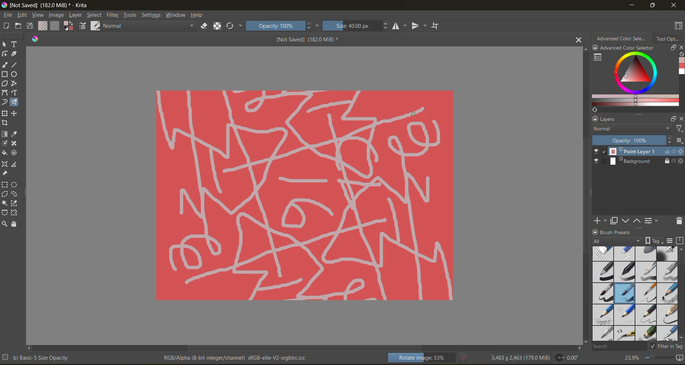 The image size is (685, 365). Describe the element at coordinates (37, 15) in the screenshot. I see `view` at that location.